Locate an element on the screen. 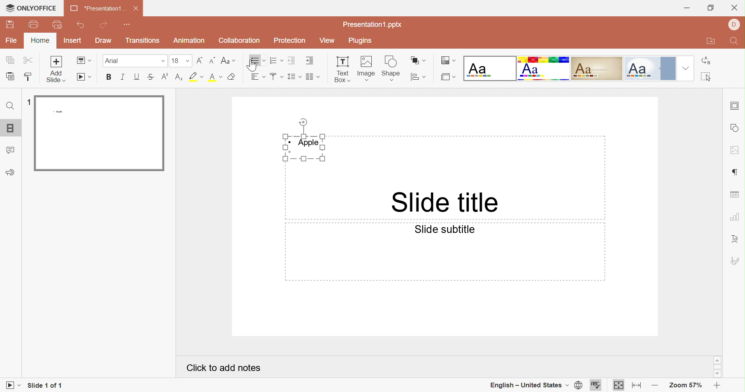 The height and width of the screenshot is (392, 745). Apple is located at coordinates (310, 142).